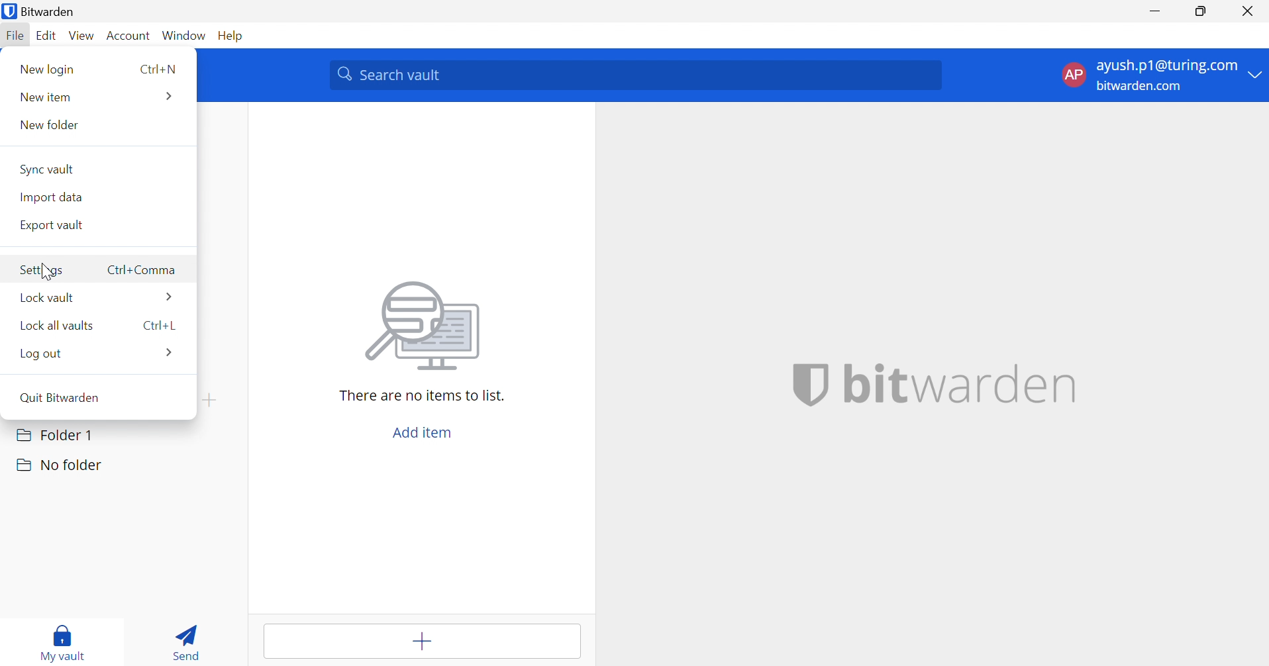 Image resolution: width=1269 pixels, height=666 pixels. Describe the element at coordinates (17, 36) in the screenshot. I see `File` at that location.